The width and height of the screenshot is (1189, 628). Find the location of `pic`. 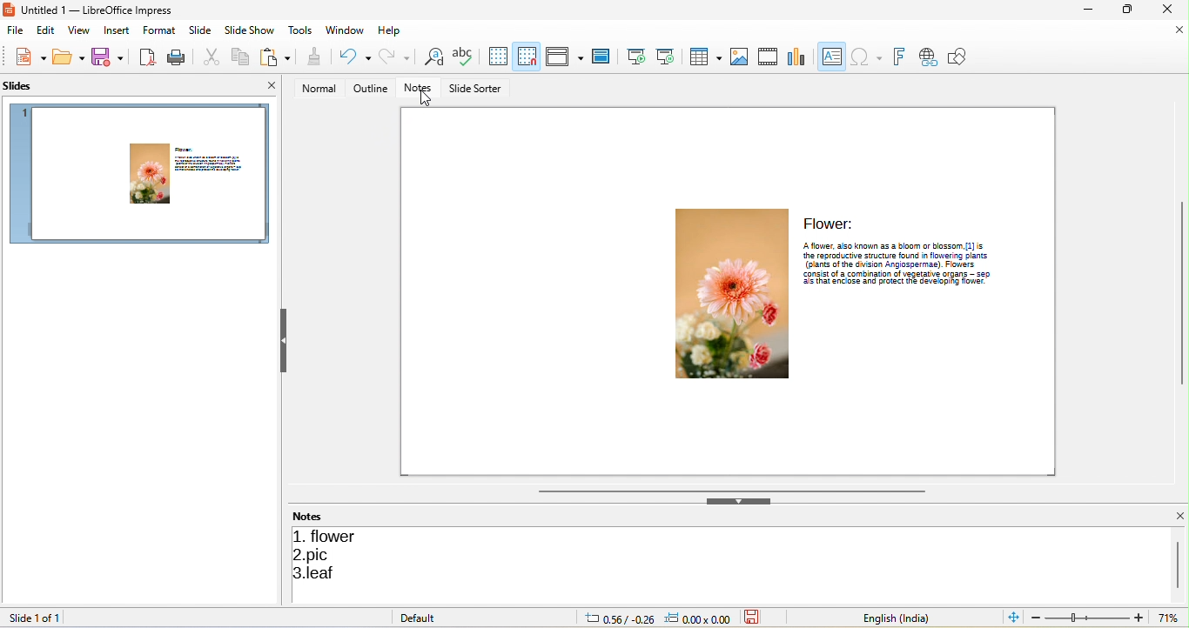

pic is located at coordinates (317, 555).